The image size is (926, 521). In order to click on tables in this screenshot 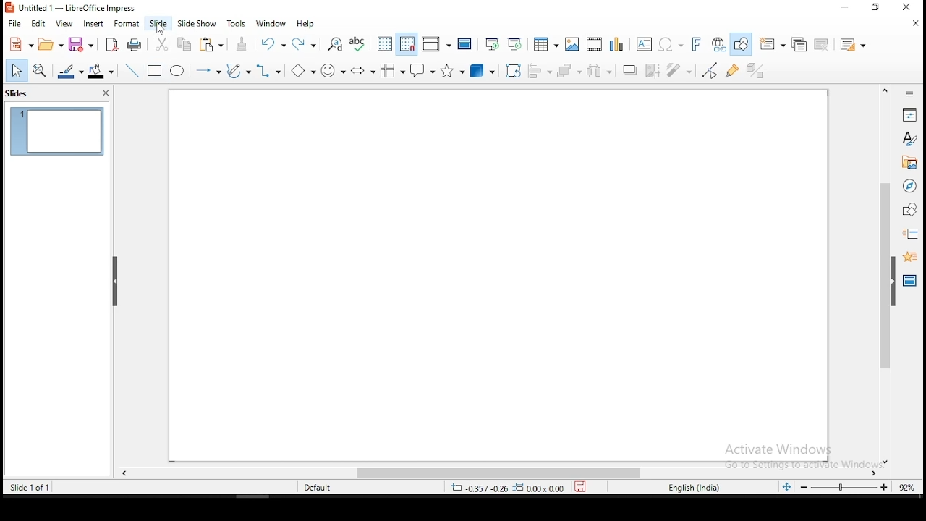, I will do `click(545, 43)`.